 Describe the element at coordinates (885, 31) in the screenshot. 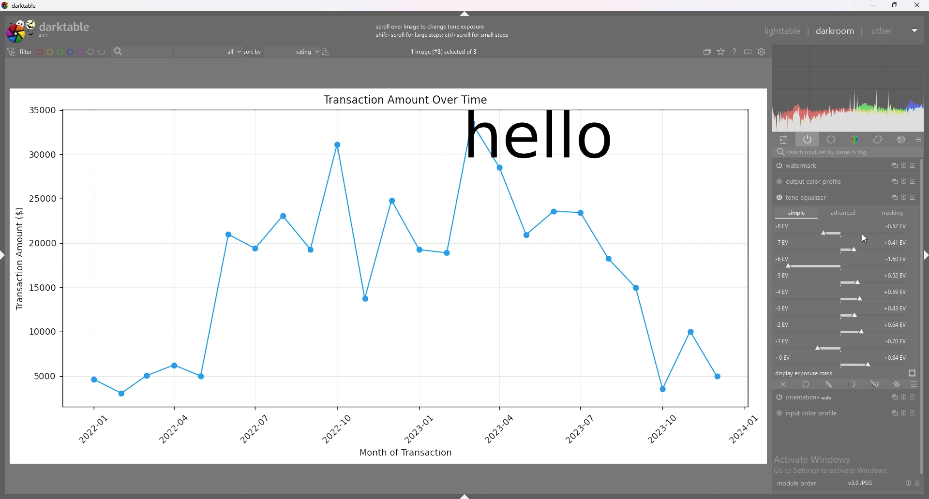

I see `other` at that location.